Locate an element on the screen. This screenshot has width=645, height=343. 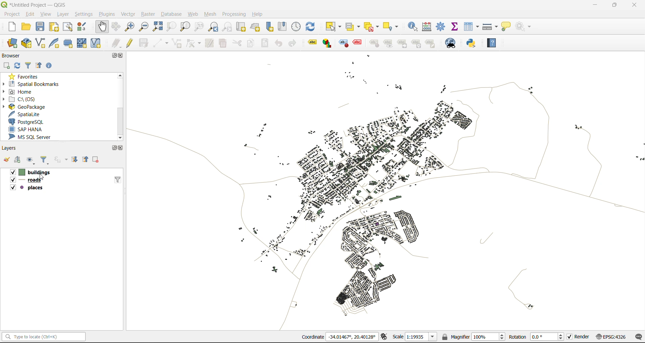
zoom layer is located at coordinates (185, 27).